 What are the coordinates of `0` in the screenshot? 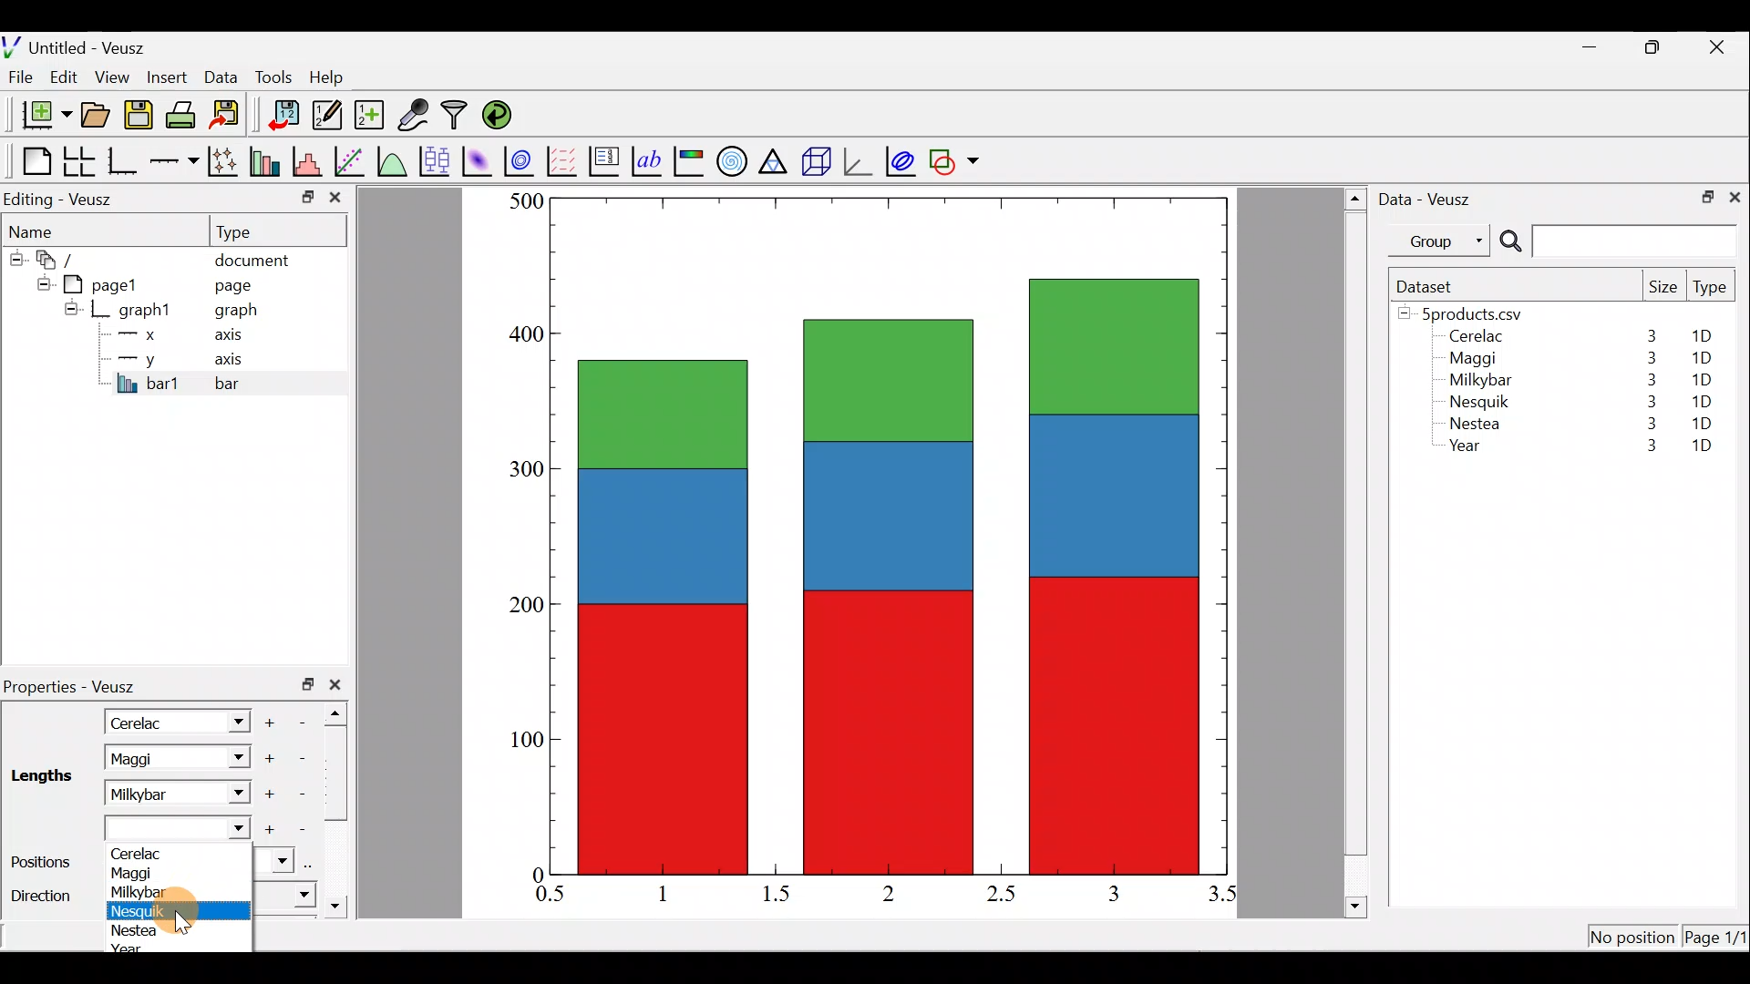 It's located at (535, 874).